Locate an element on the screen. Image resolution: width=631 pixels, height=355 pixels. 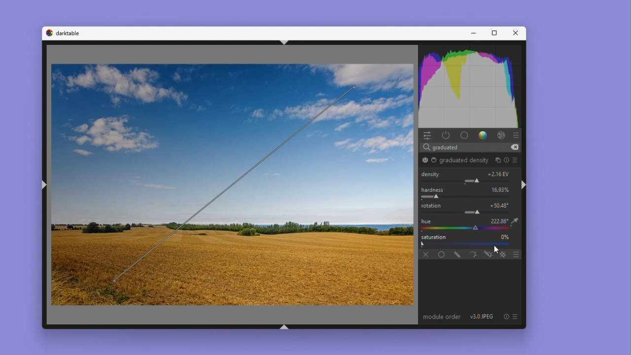
multiple instances is located at coordinates (497, 159).